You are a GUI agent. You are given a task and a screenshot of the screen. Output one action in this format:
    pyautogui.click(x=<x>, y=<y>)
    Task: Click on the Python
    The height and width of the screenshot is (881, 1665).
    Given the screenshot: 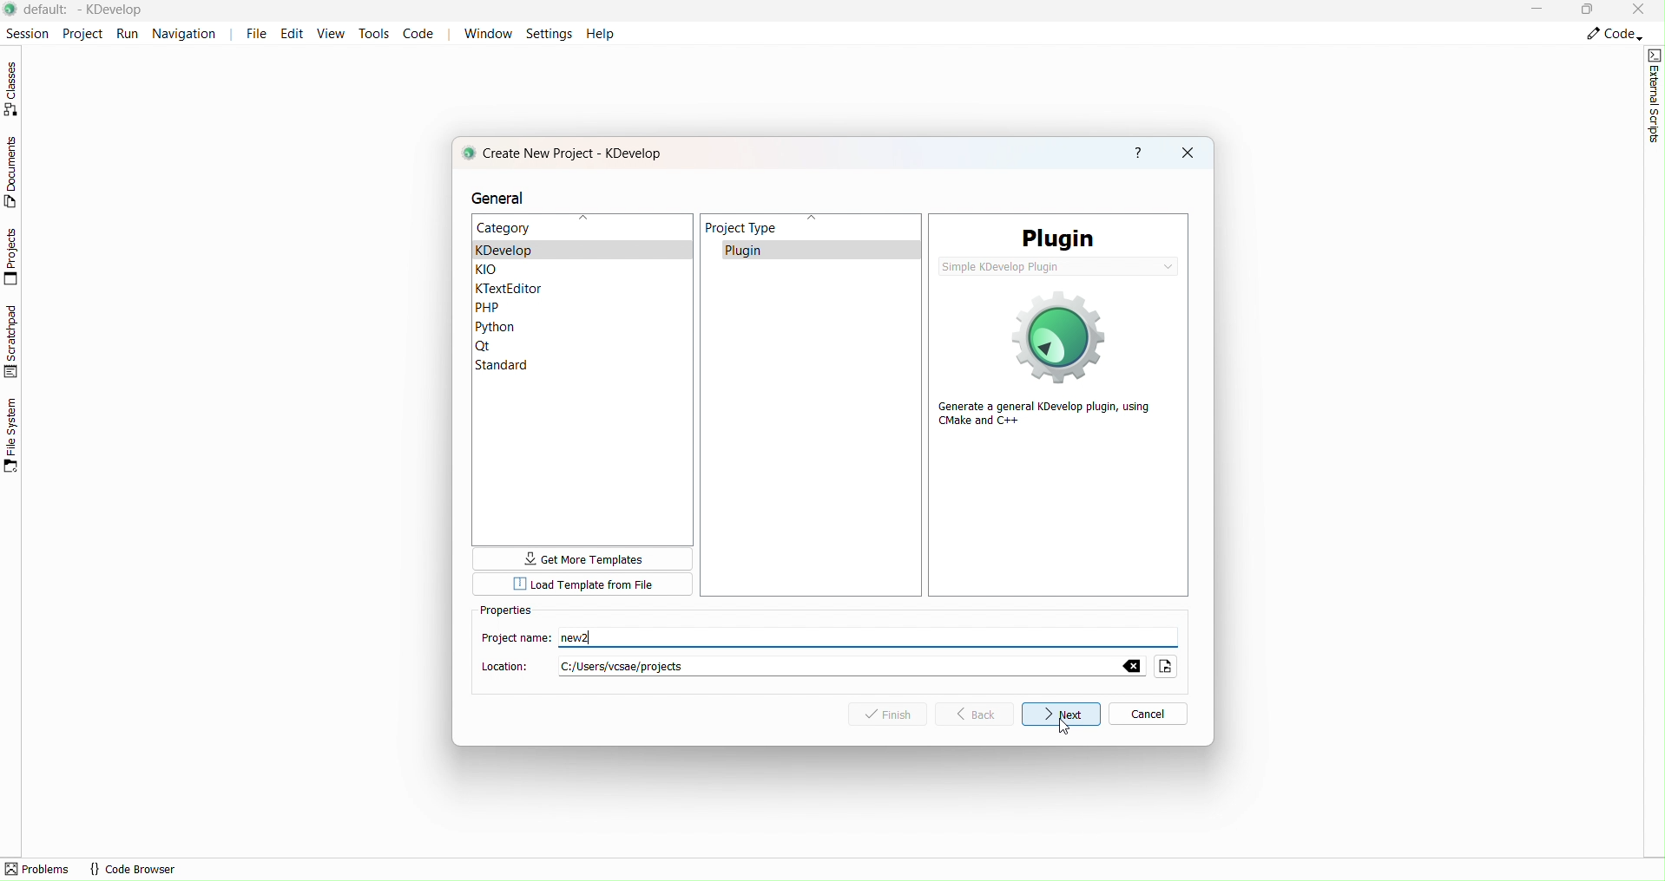 What is the action you would take?
    pyautogui.click(x=498, y=326)
    